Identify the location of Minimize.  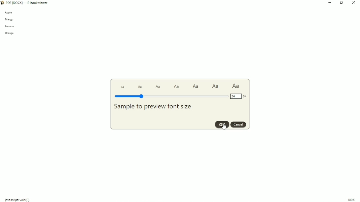
(330, 3).